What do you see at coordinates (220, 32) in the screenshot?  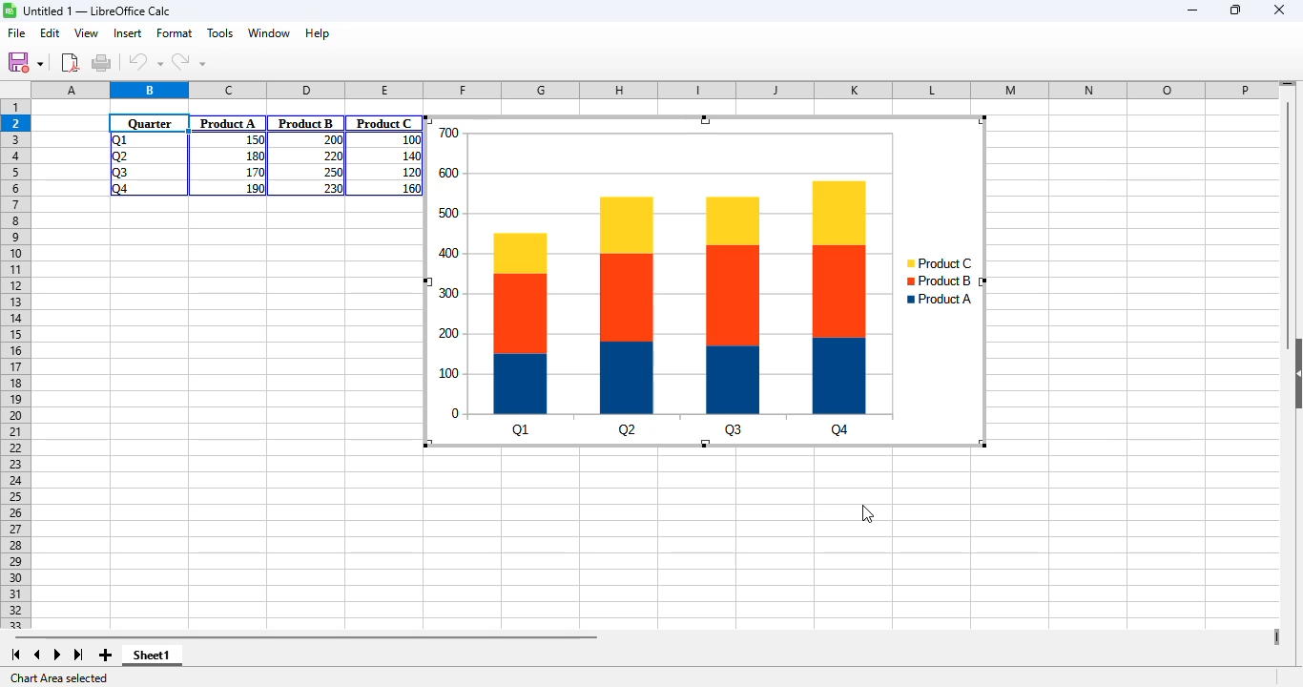 I see `tools` at bounding box center [220, 32].